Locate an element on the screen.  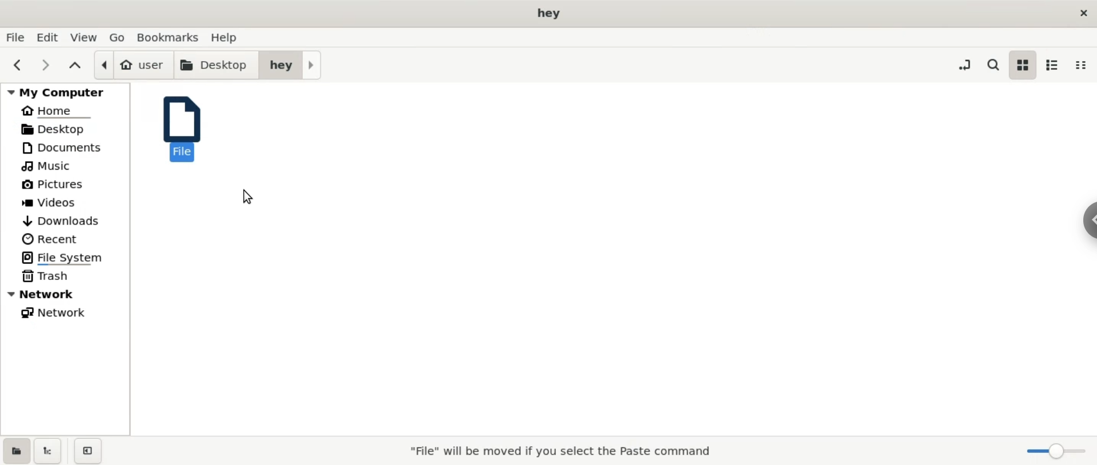
next is located at coordinates (45, 66).